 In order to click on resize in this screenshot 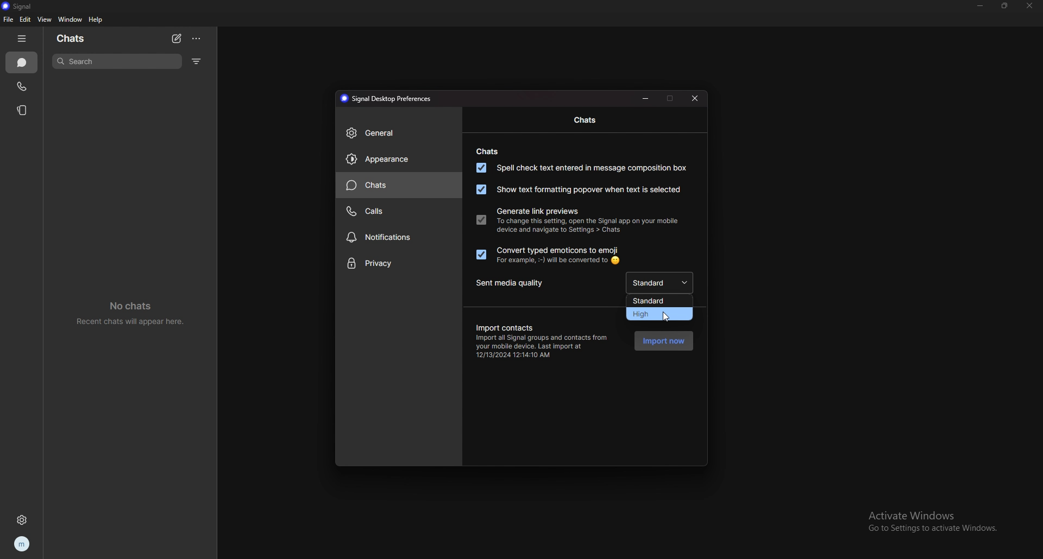, I will do `click(1005, 5)`.